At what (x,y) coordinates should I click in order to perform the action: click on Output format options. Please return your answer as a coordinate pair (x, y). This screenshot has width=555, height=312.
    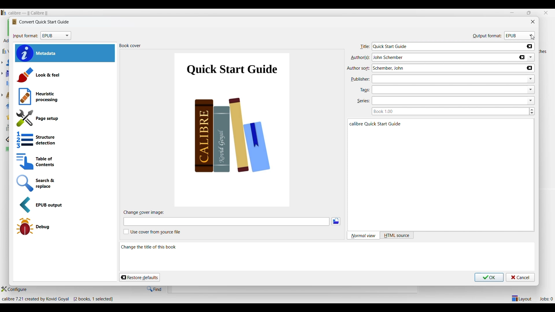
    Looking at the image, I should click on (520, 36).